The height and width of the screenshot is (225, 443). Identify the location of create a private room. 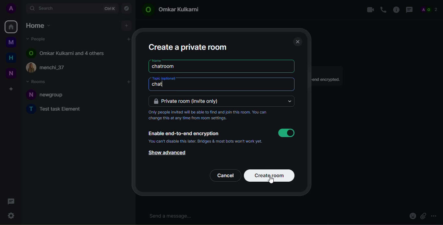
(189, 47).